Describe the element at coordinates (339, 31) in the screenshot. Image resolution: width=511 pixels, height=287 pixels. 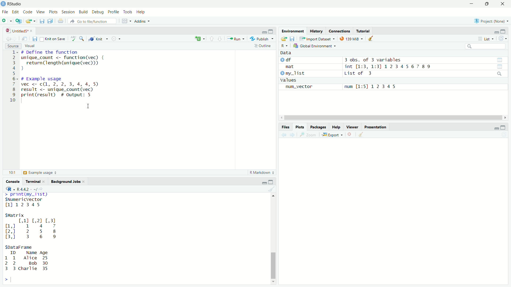
I see `connections` at that location.